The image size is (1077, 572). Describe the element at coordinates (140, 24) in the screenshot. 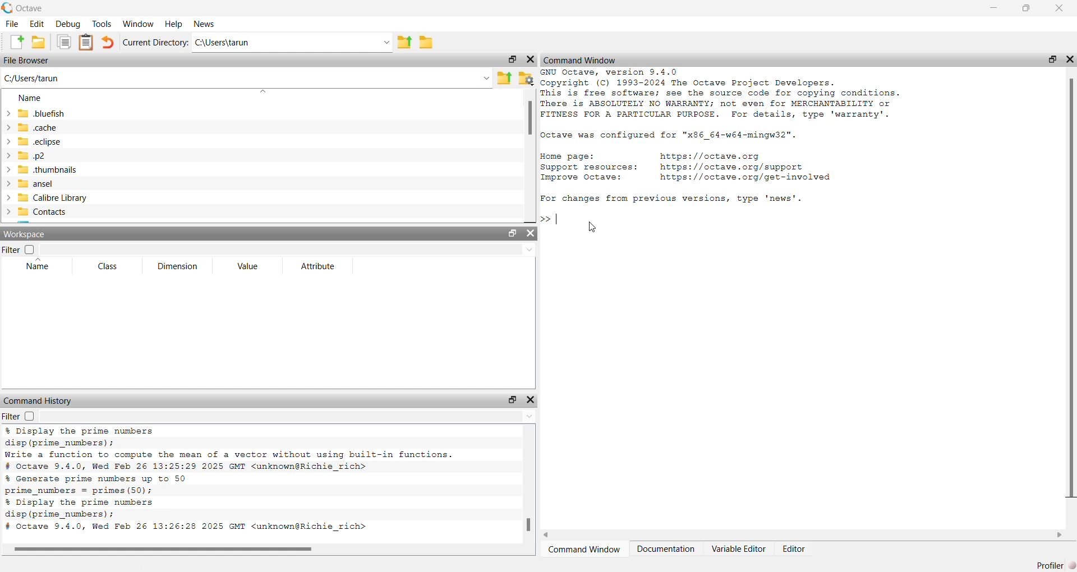

I see `Window` at that location.